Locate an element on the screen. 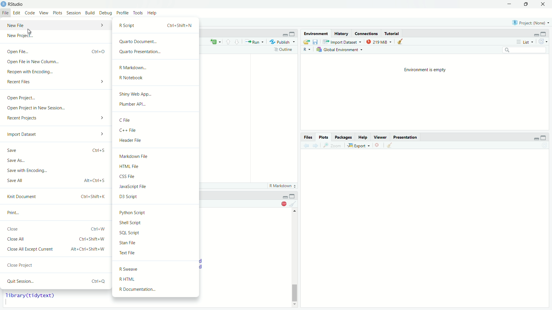 This screenshot has height=310, width=552. Close is located at coordinates (542, 4).